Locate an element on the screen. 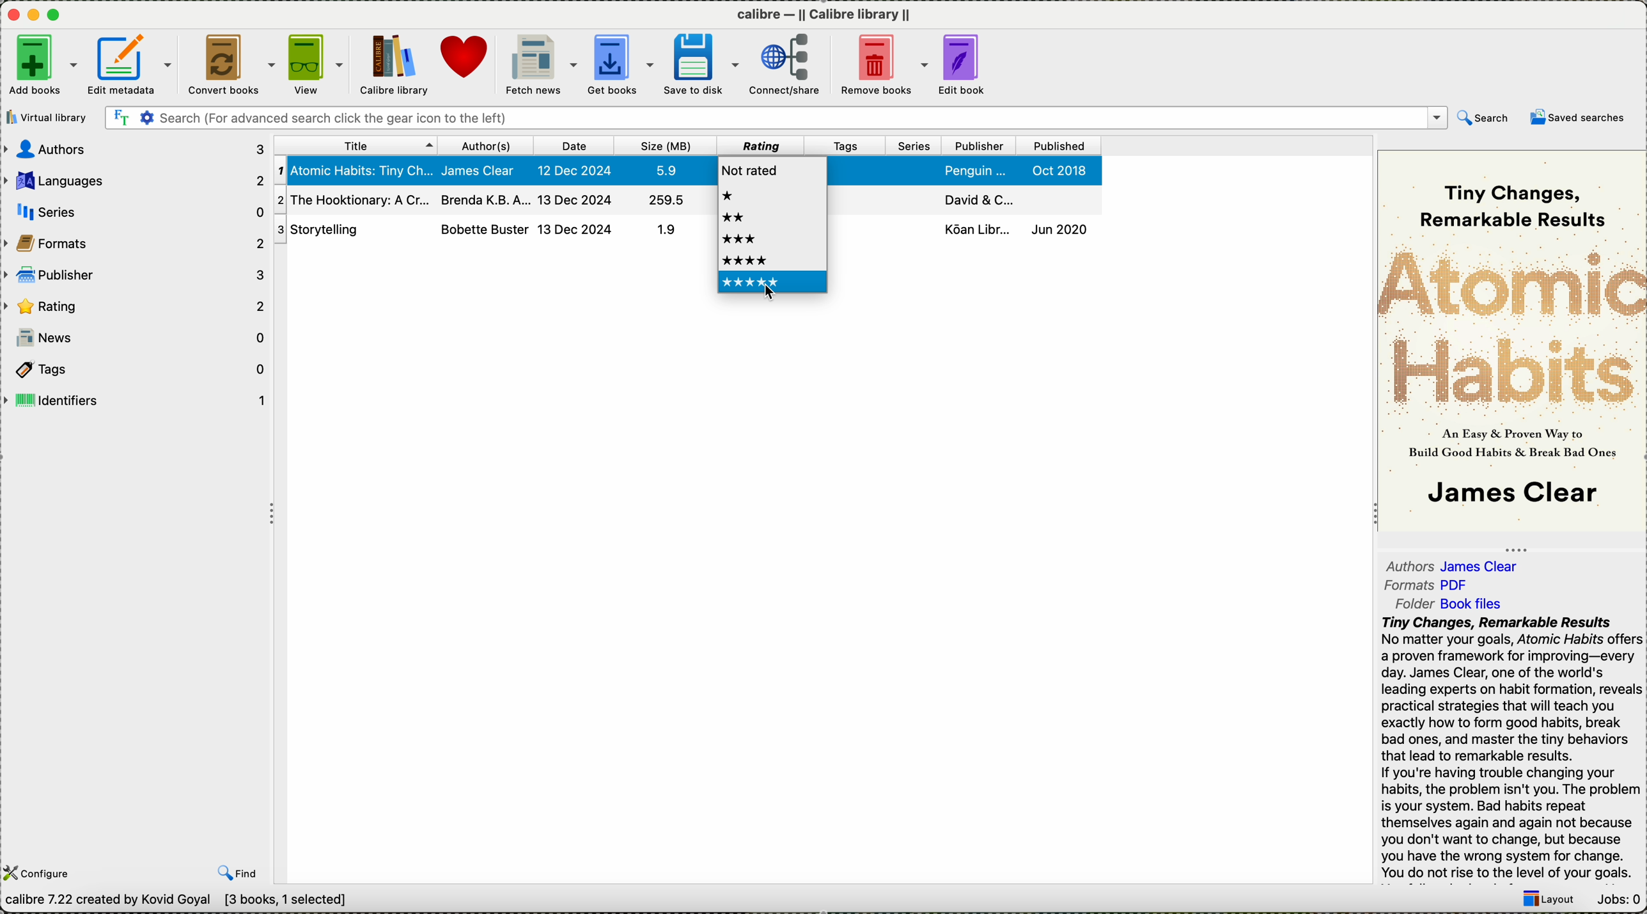 This screenshot has height=914, width=1647. convert books is located at coordinates (231, 65).